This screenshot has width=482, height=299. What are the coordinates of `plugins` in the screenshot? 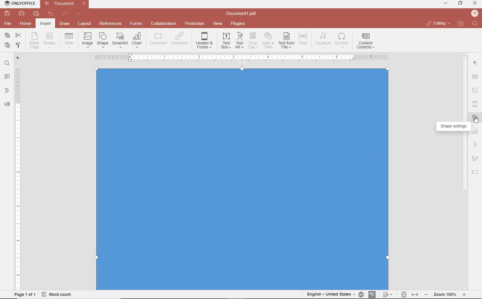 It's located at (239, 24).